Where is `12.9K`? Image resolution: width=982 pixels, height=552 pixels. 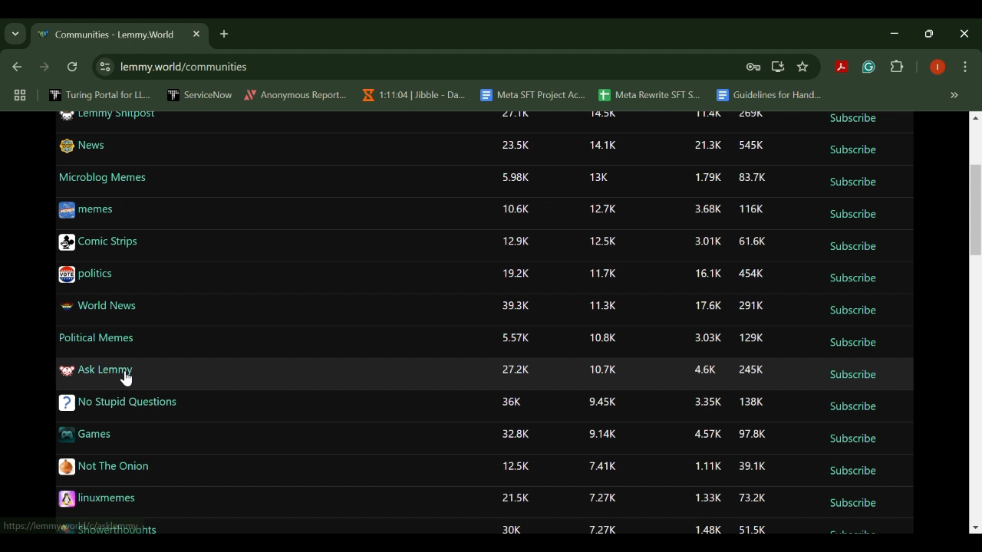
12.9K is located at coordinates (516, 240).